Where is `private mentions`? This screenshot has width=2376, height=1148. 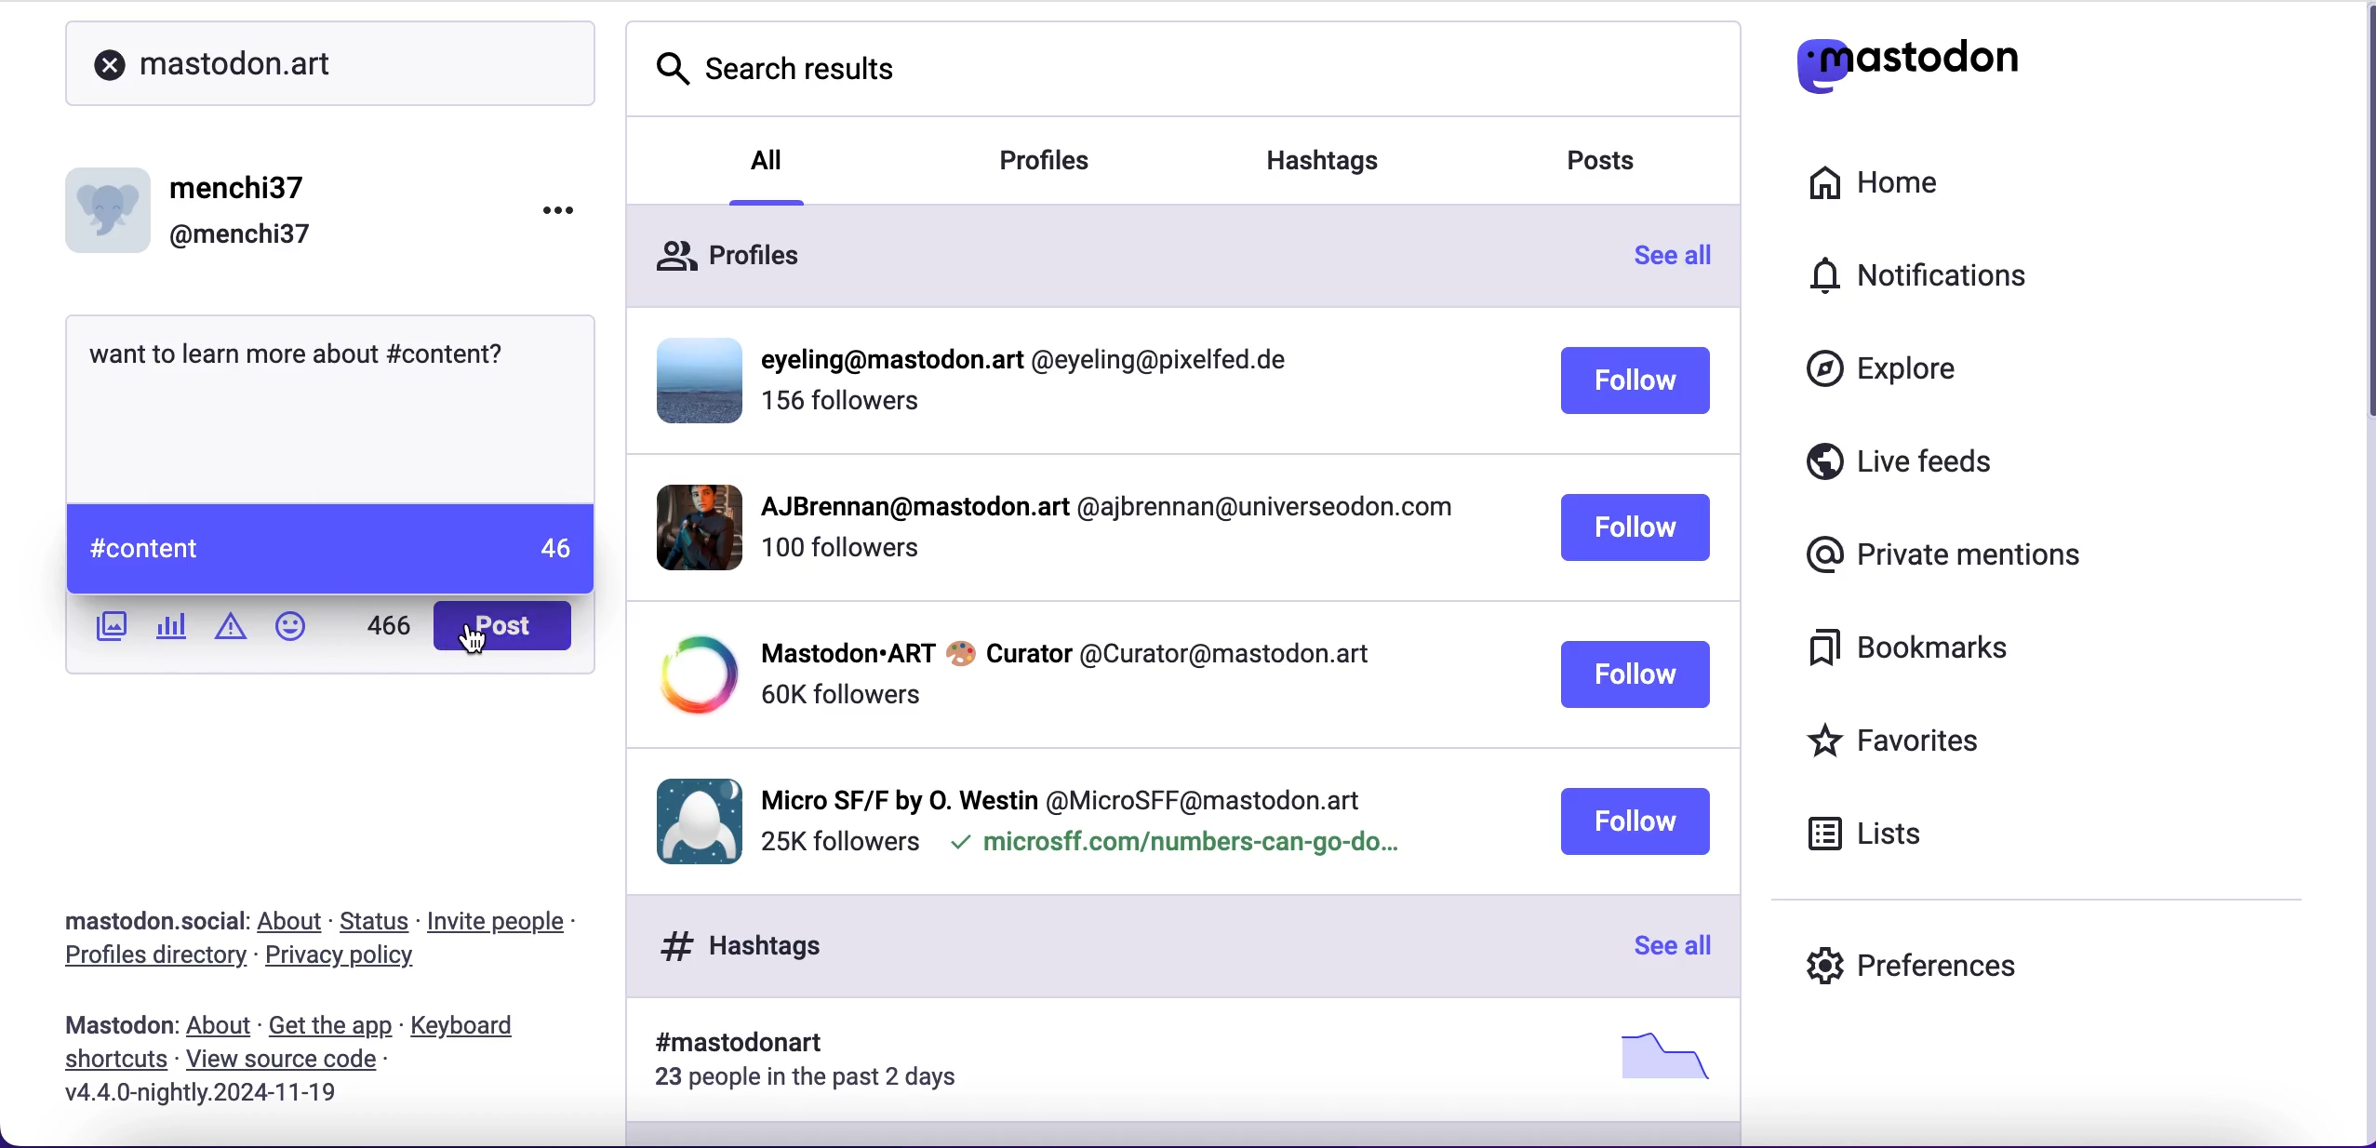 private mentions is located at coordinates (1937, 556).